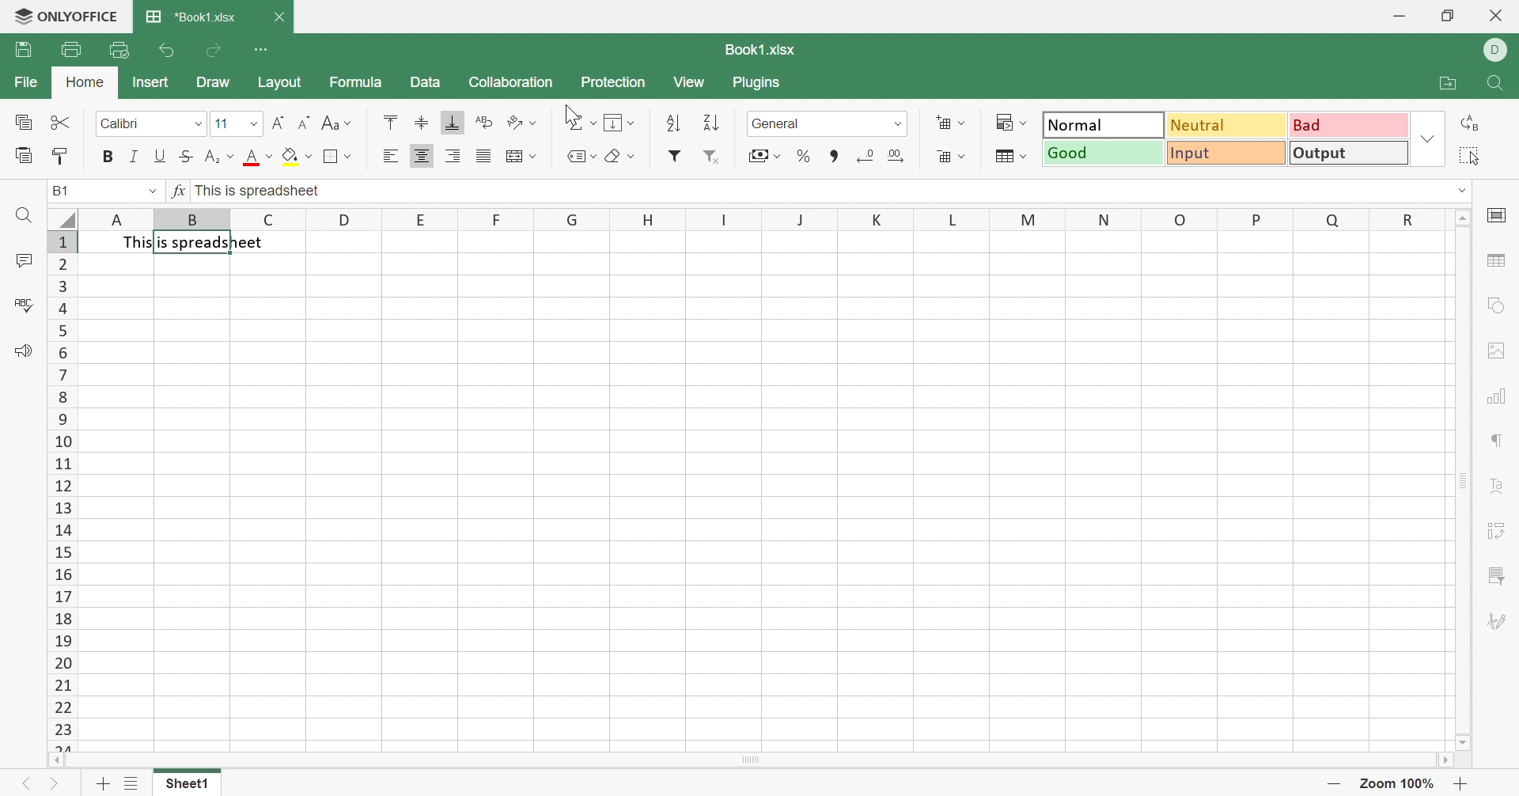 The width and height of the screenshot is (1519, 796). I want to click on fx, so click(180, 190).